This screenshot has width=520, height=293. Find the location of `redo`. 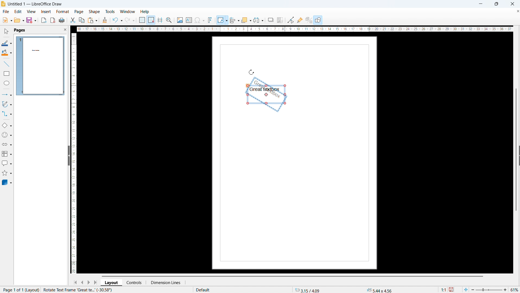

redo is located at coordinates (130, 20).